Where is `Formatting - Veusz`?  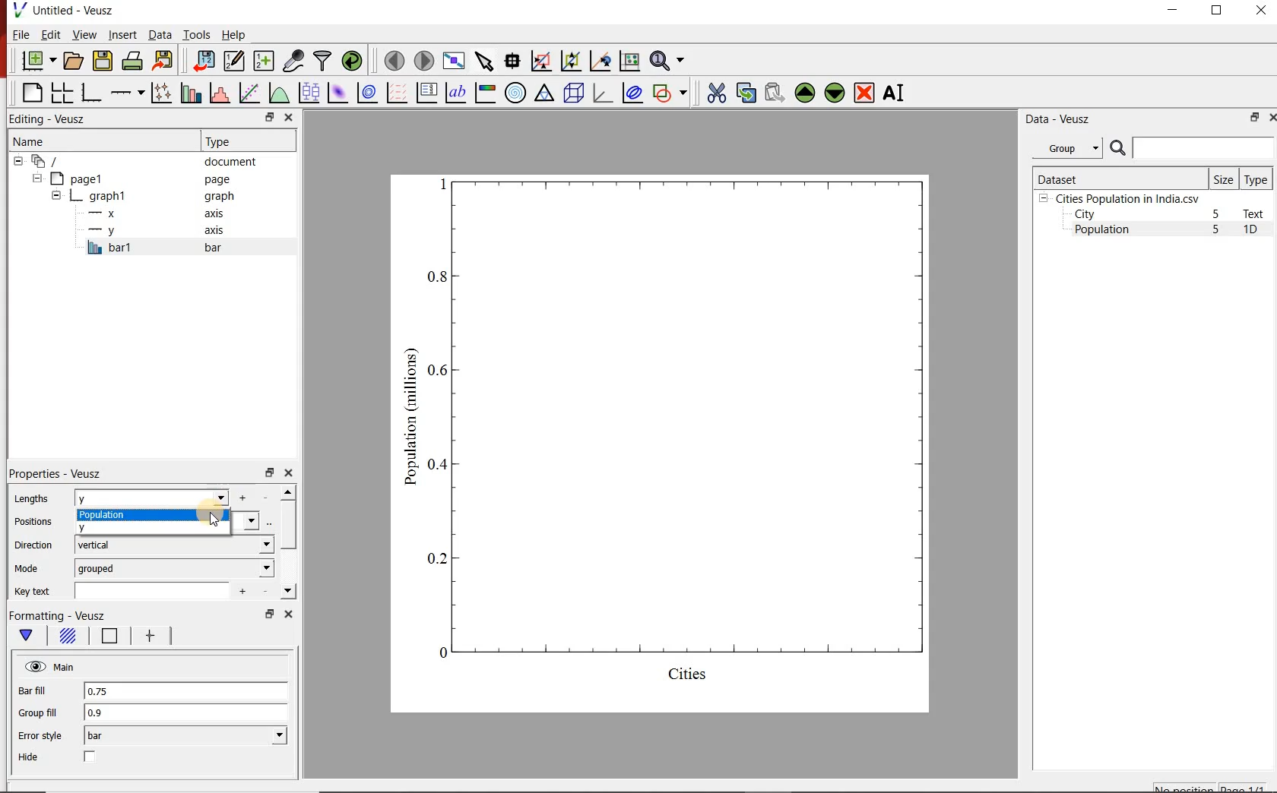
Formatting - Veusz is located at coordinates (59, 616).